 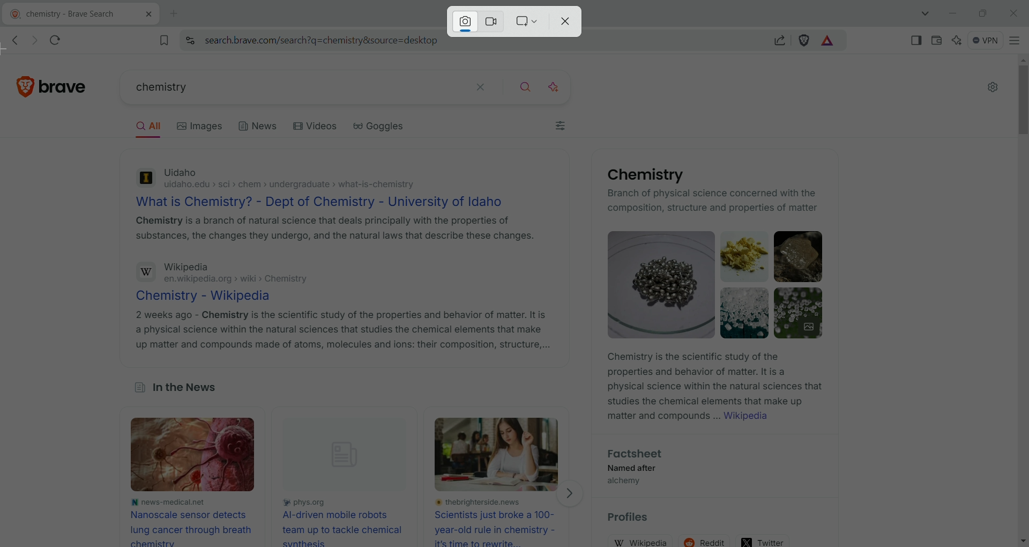 What do you see at coordinates (644, 541) in the screenshot?
I see `wikipedia` at bounding box center [644, 541].